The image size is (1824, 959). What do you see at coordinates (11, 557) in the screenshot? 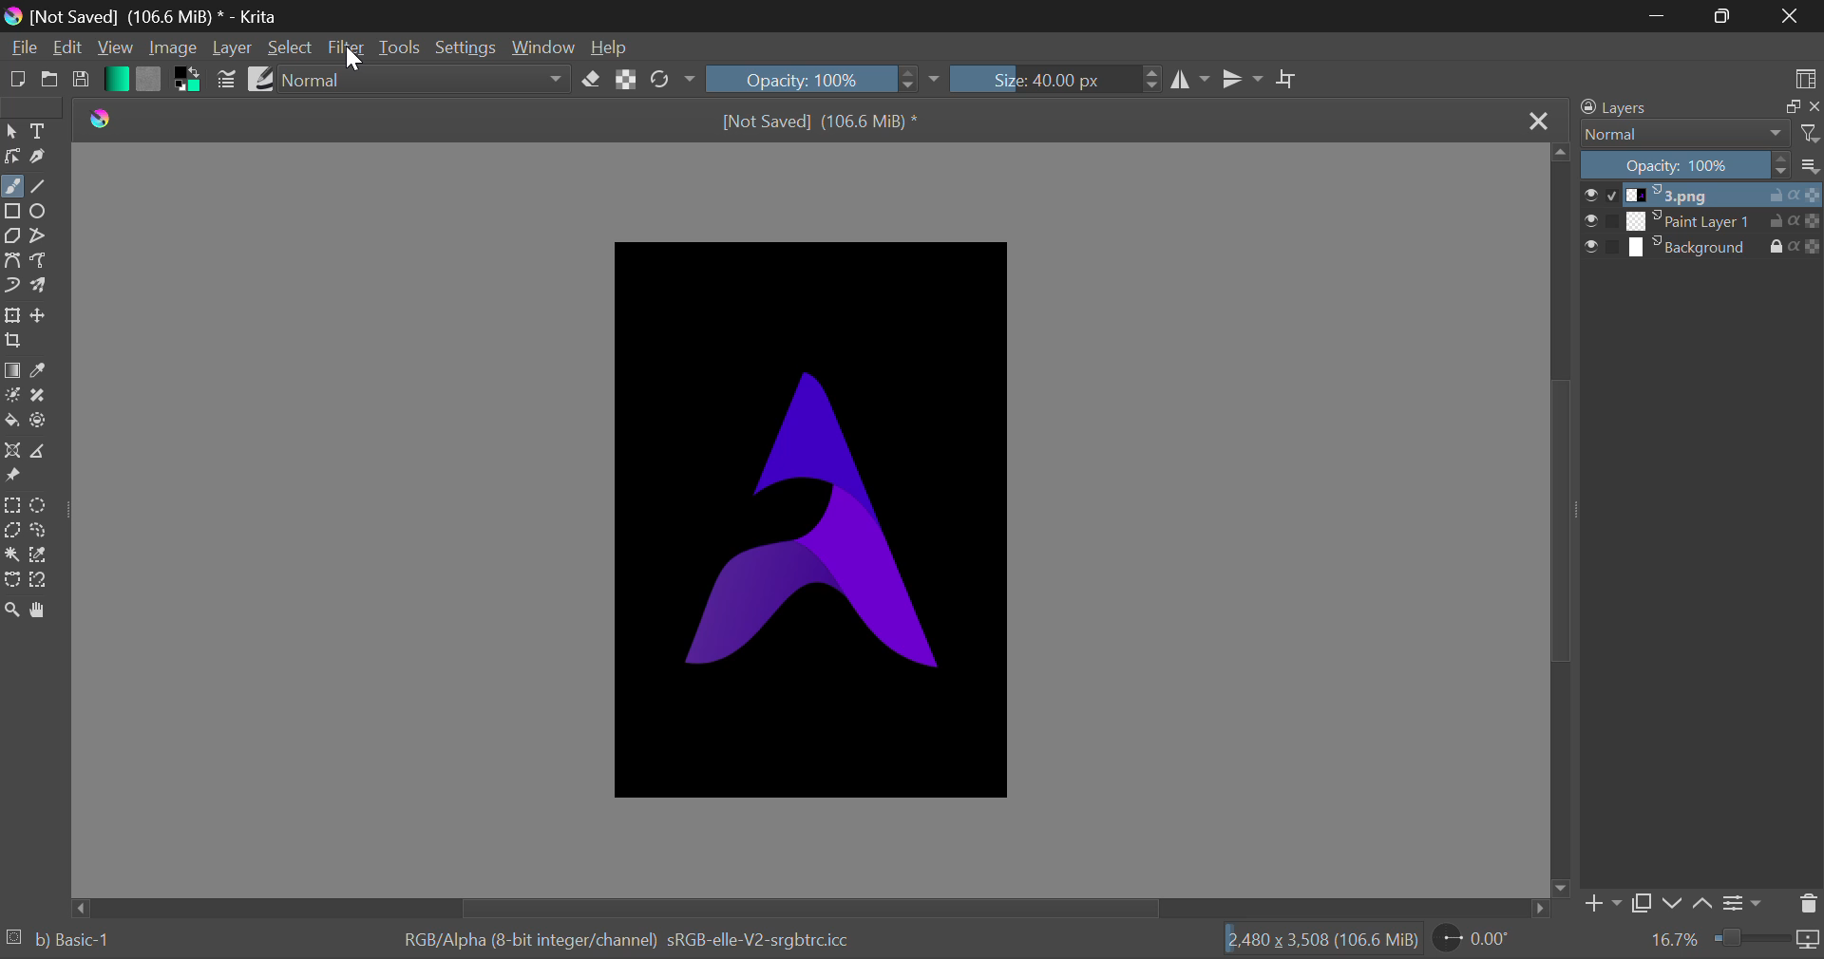
I see `Continuous Selection` at bounding box center [11, 557].